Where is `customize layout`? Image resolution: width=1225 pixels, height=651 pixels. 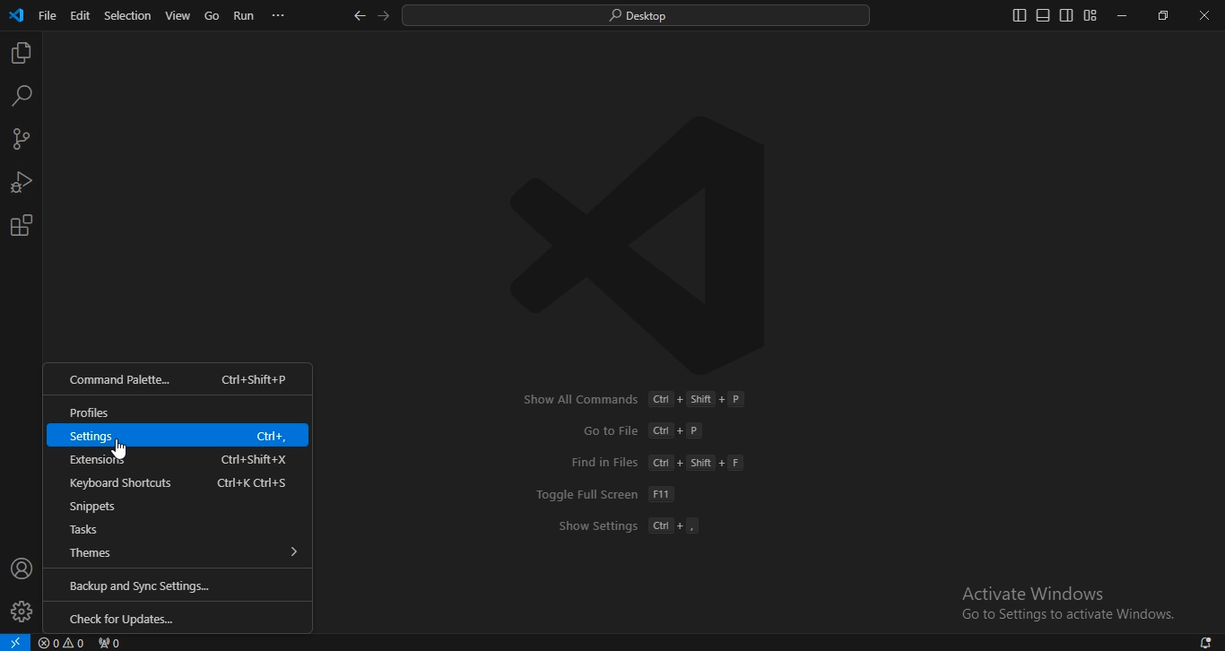
customize layout is located at coordinates (1091, 14).